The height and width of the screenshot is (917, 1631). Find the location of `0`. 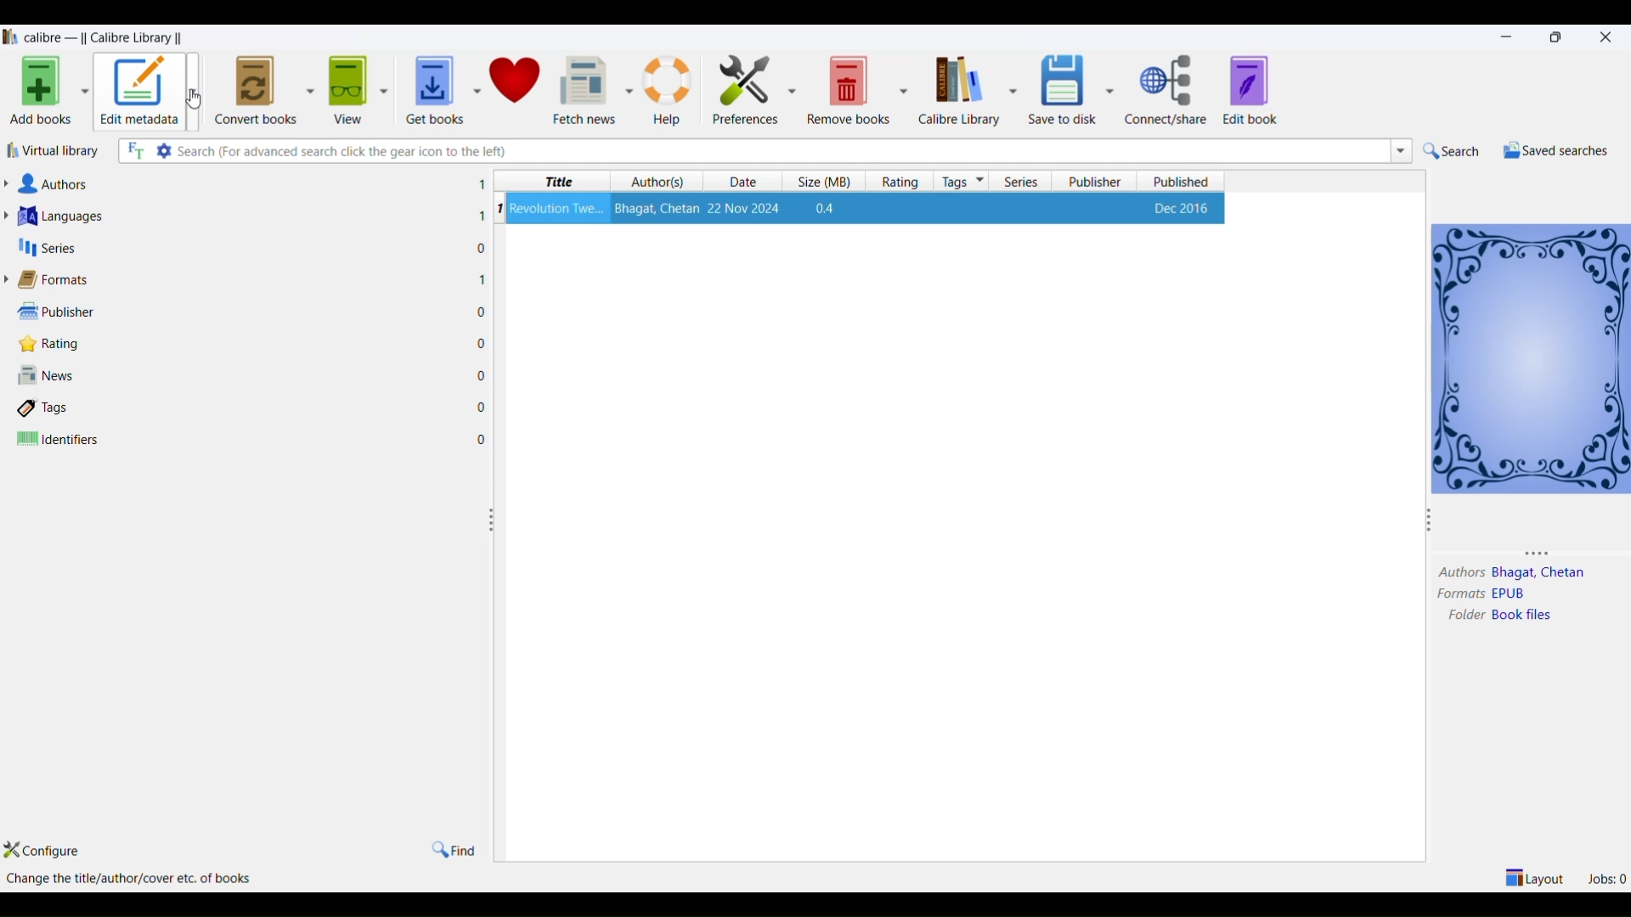

0 is located at coordinates (482, 343).